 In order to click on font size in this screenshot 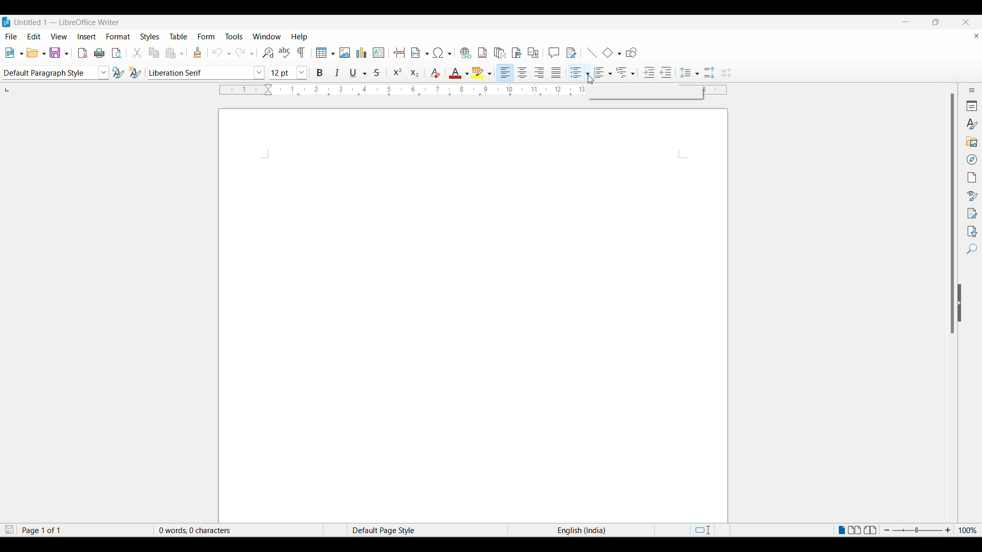, I will do `click(286, 73)`.